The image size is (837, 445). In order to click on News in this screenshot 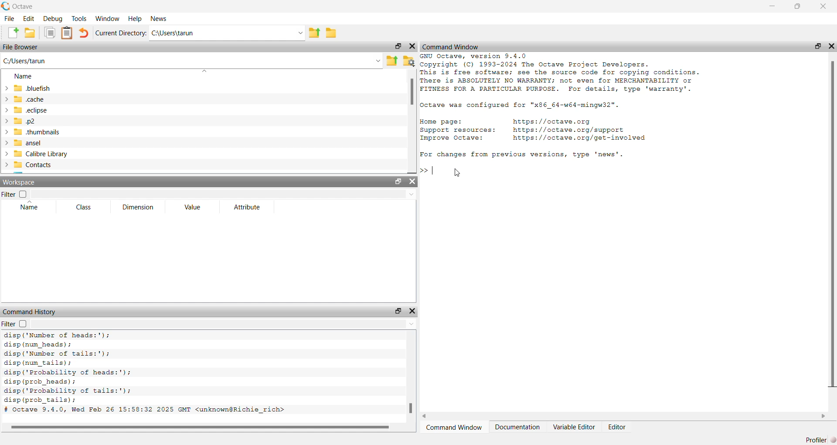, I will do `click(157, 18)`.